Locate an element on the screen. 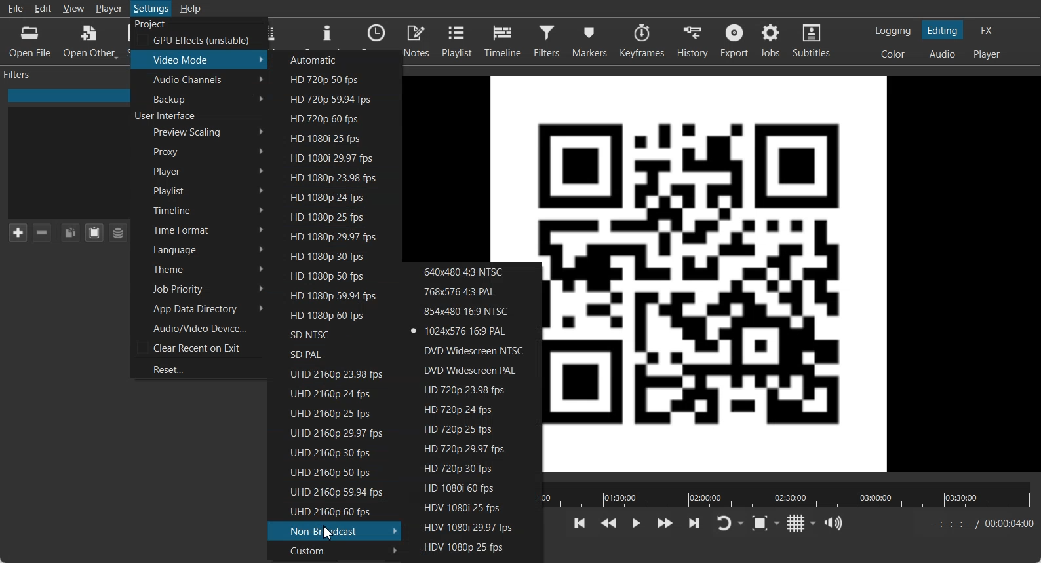 Image resolution: width=1041 pixels, height=563 pixels. Theme is located at coordinates (198, 268).